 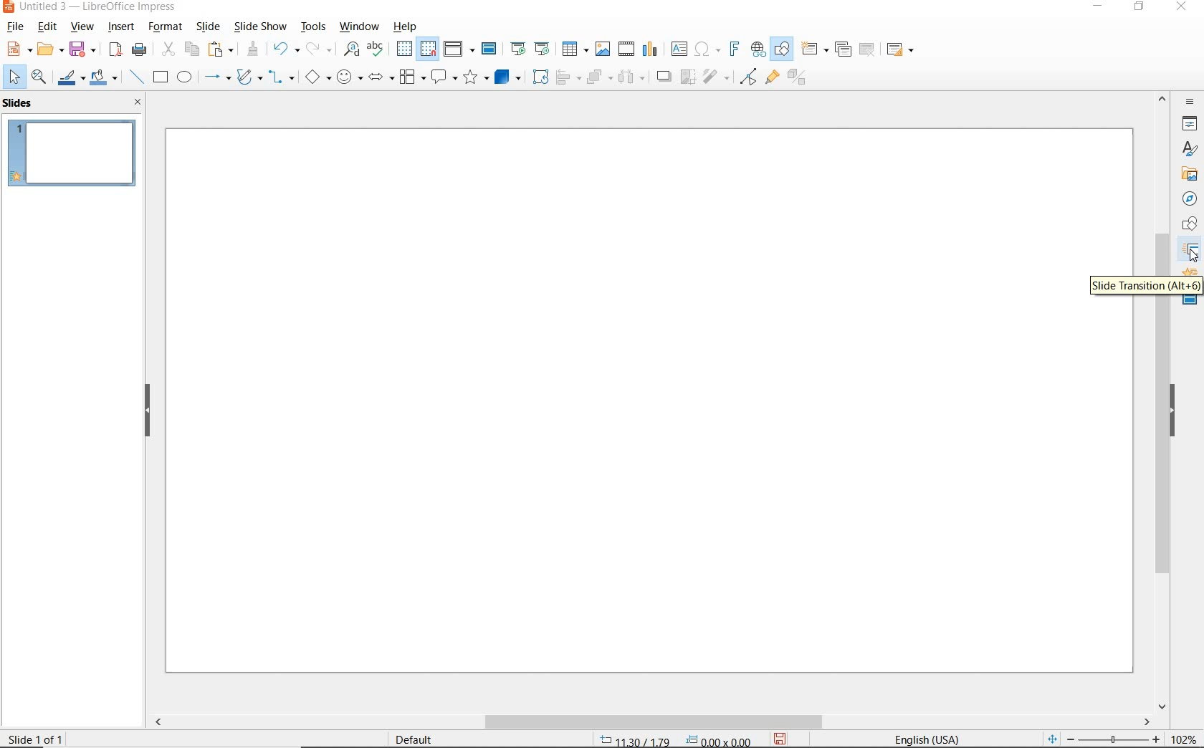 I want to click on INSERT LINE, so click(x=138, y=77).